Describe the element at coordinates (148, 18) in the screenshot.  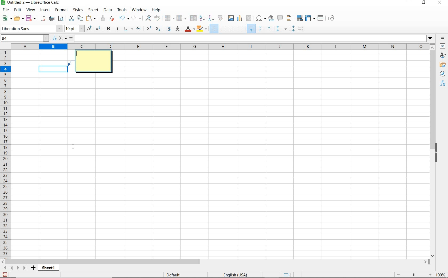
I see `find and replace` at that location.